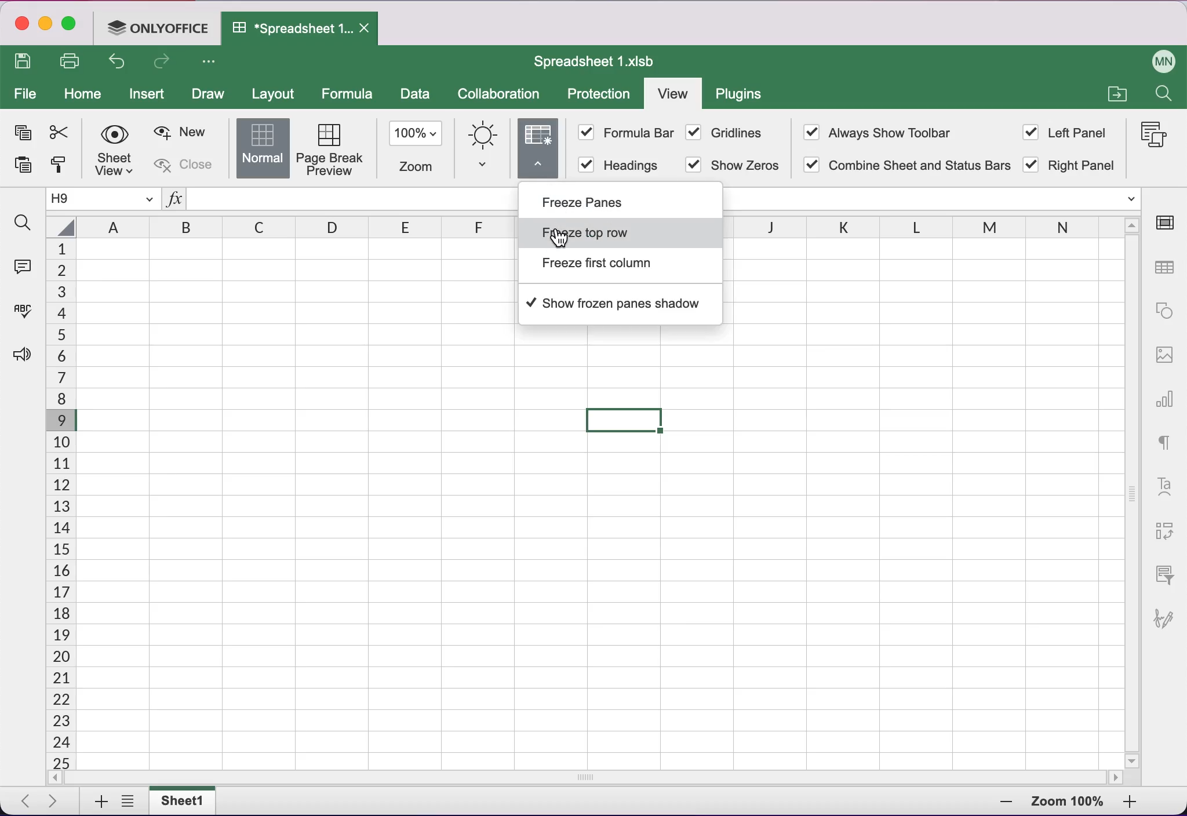  What do you see at coordinates (1116, 96) in the screenshot?
I see `file a collection` at bounding box center [1116, 96].